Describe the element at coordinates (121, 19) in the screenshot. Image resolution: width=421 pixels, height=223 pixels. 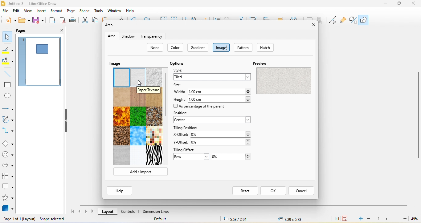
I see `clone formatting` at that location.